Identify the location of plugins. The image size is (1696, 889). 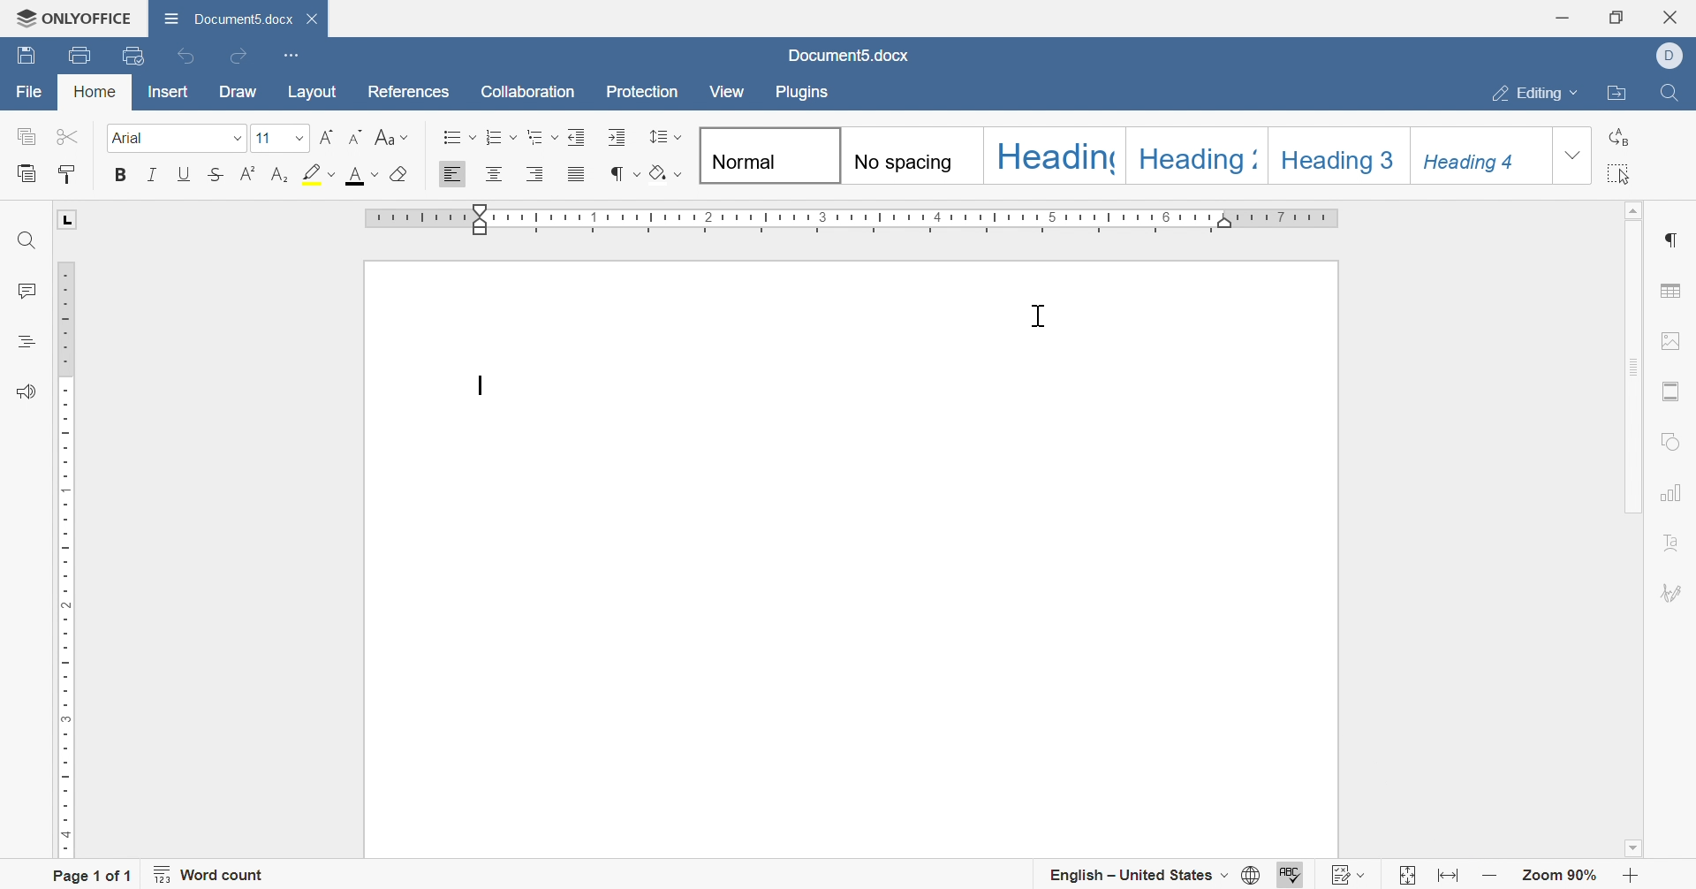
(811, 95).